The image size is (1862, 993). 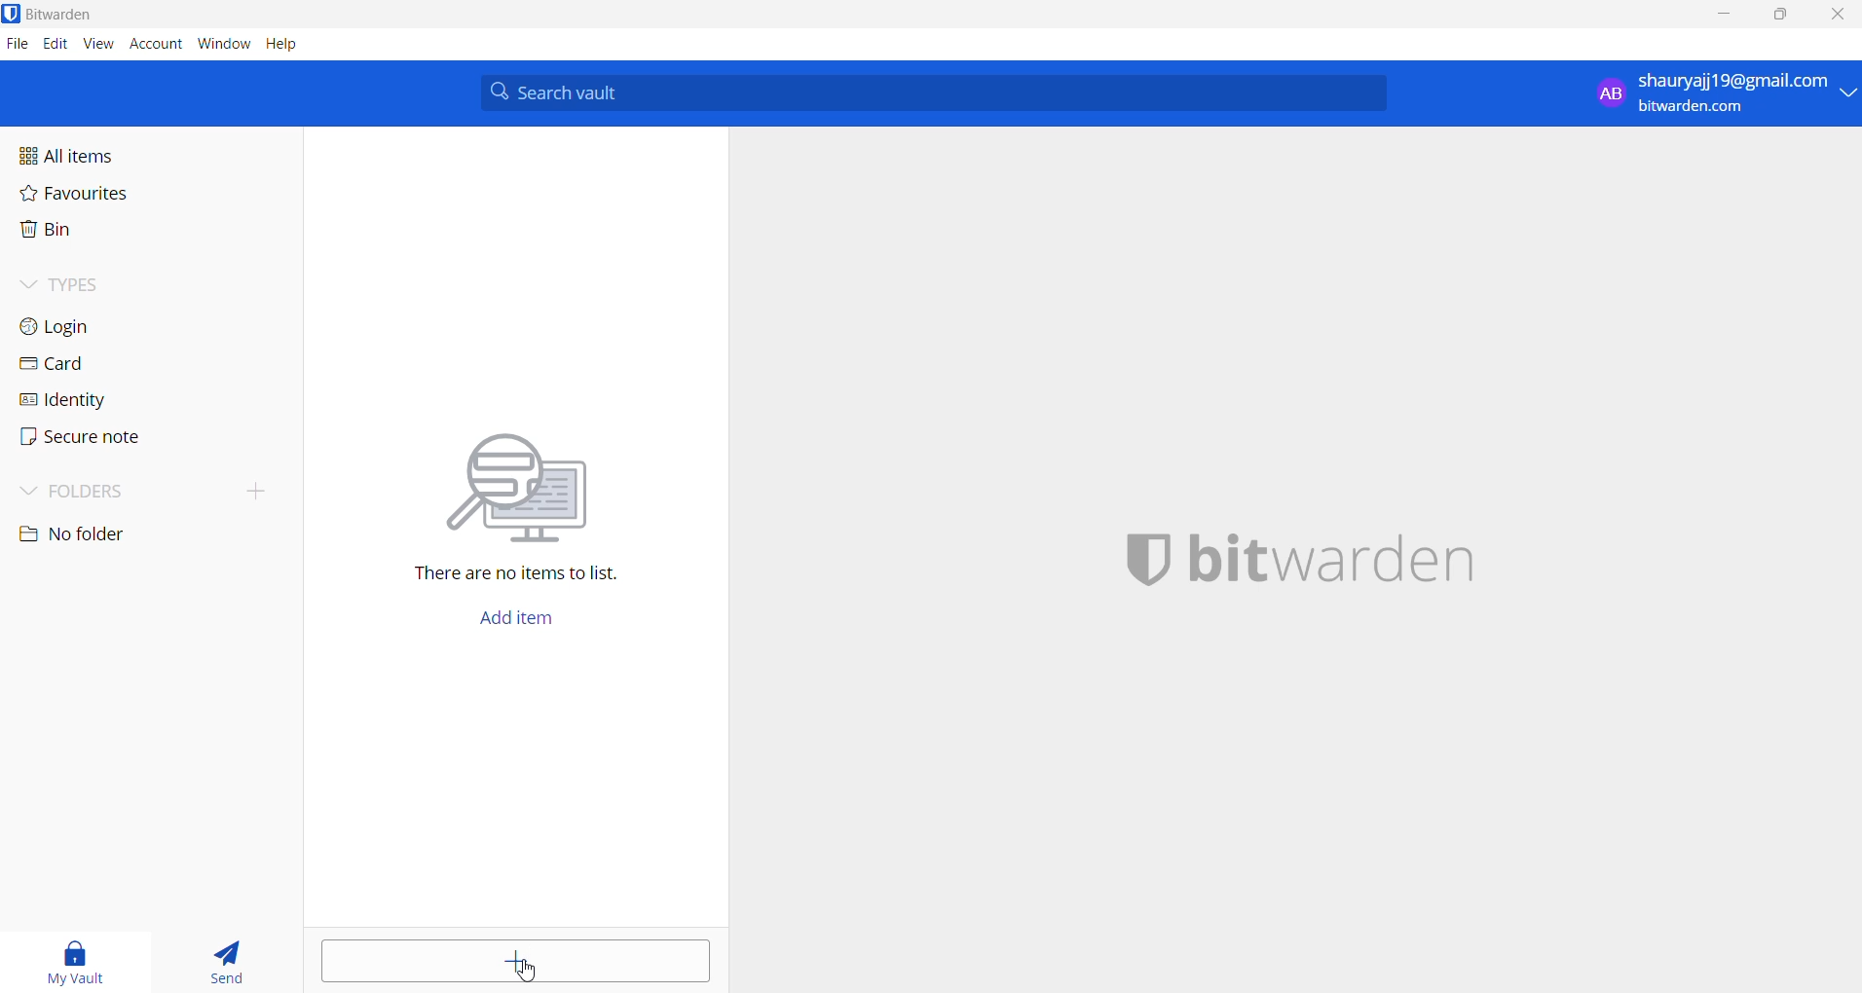 What do you see at coordinates (294, 45) in the screenshot?
I see `help` at bounding box center [294, 45].